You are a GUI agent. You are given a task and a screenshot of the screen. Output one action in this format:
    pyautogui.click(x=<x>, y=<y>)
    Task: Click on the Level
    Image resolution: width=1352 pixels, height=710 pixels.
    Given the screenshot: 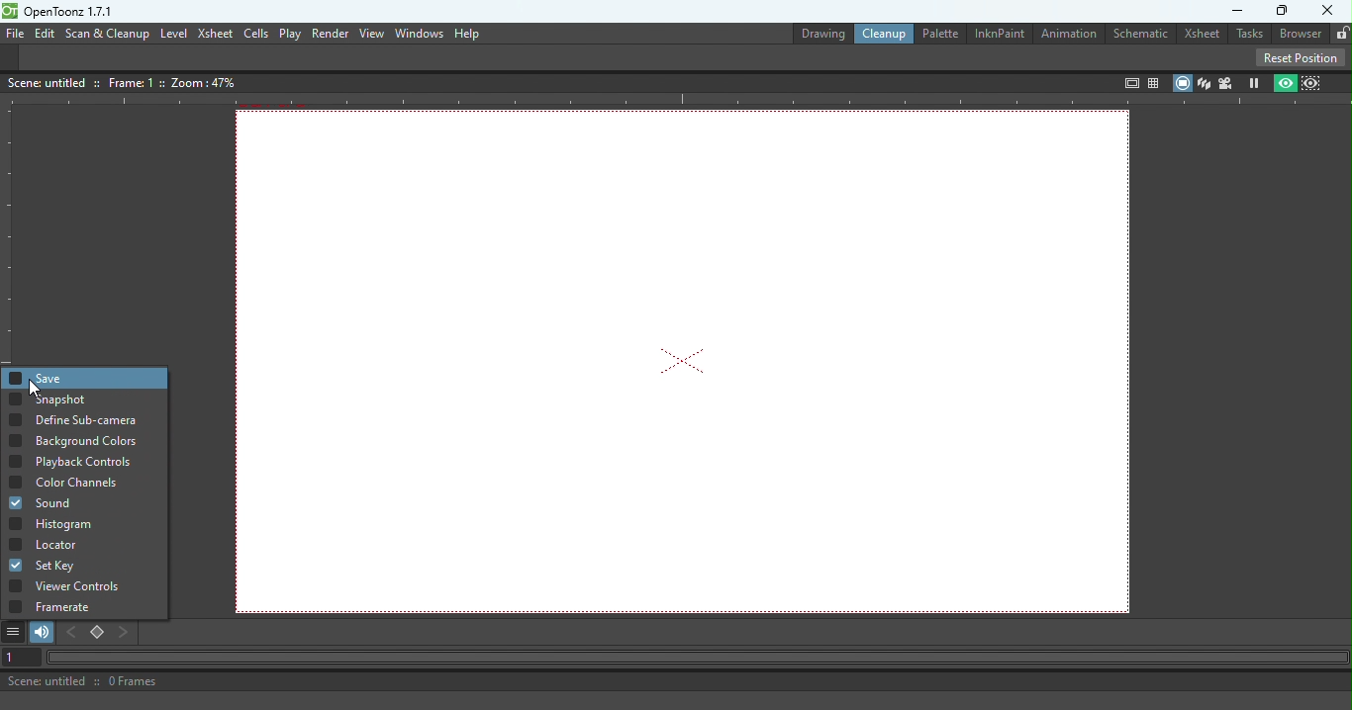 What is the action you would take?
    pyautogui.click(x=174, y=33)
    